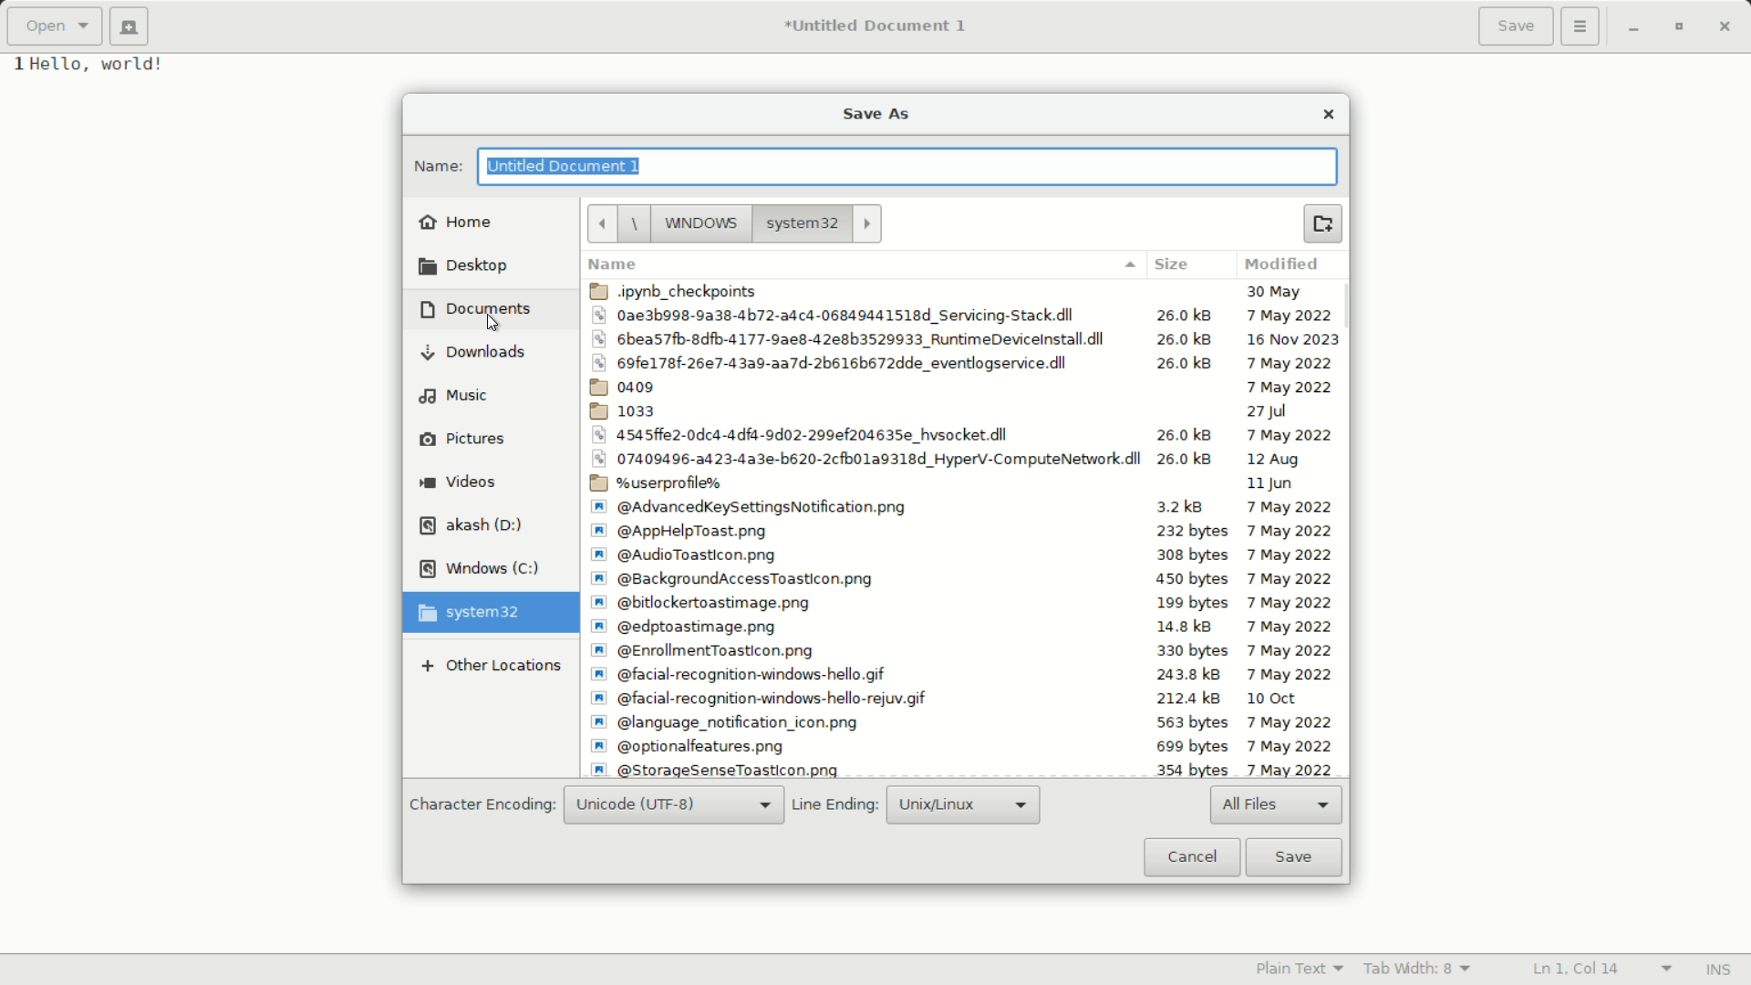 The width and height of the screenshot is (1751, 985). I want to click on Move Forward, so click(867, 223).